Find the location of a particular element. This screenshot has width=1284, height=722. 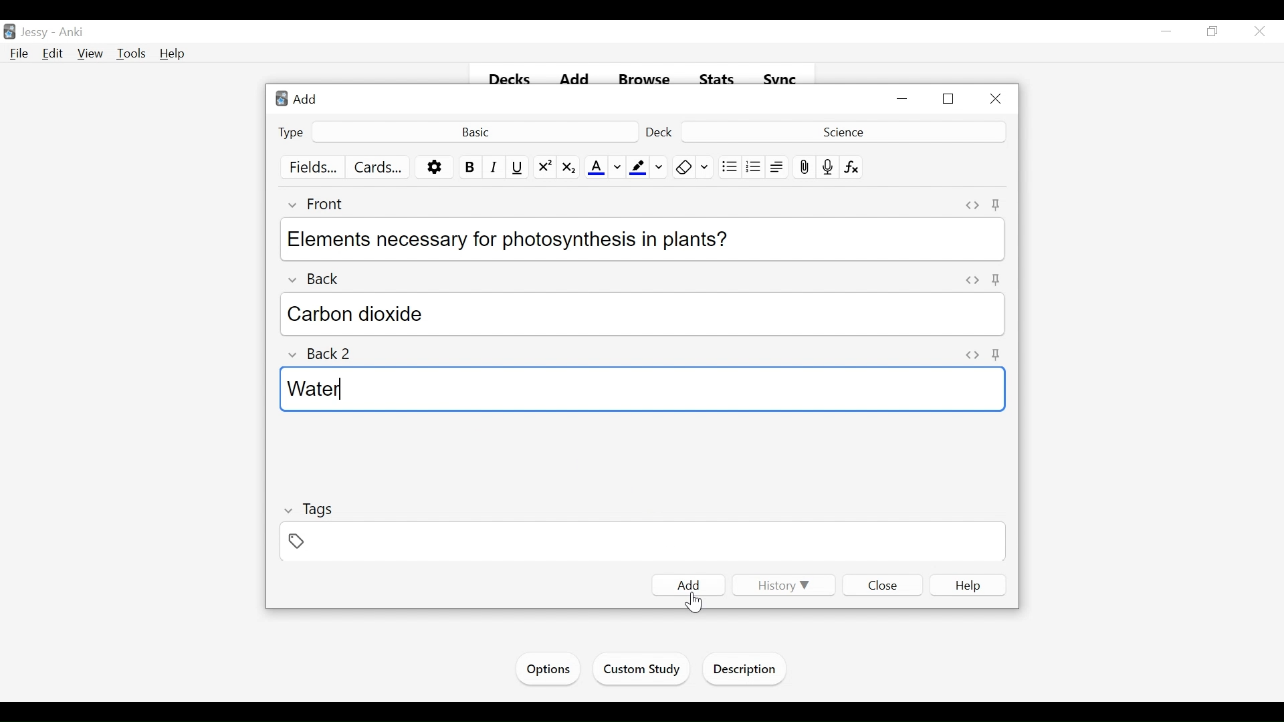

Toggle Sticky is located at coordinates (996, 205).